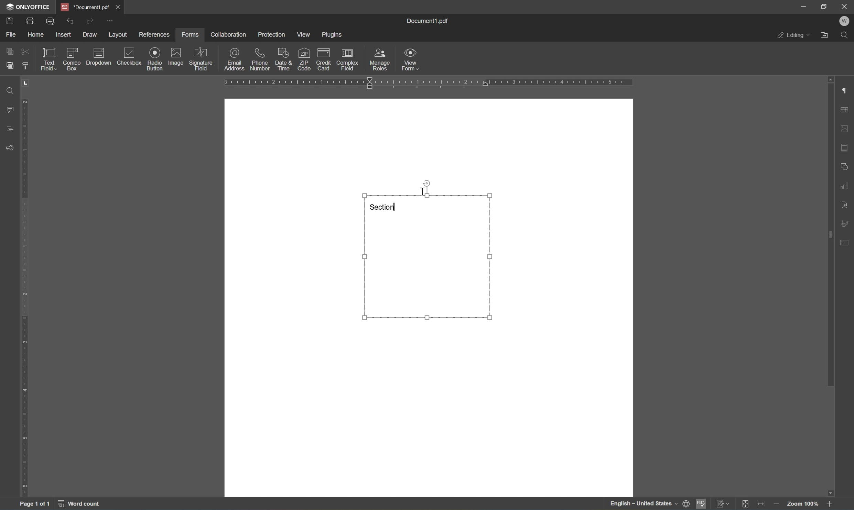  I want to click on spell checking, so click(700, 504).